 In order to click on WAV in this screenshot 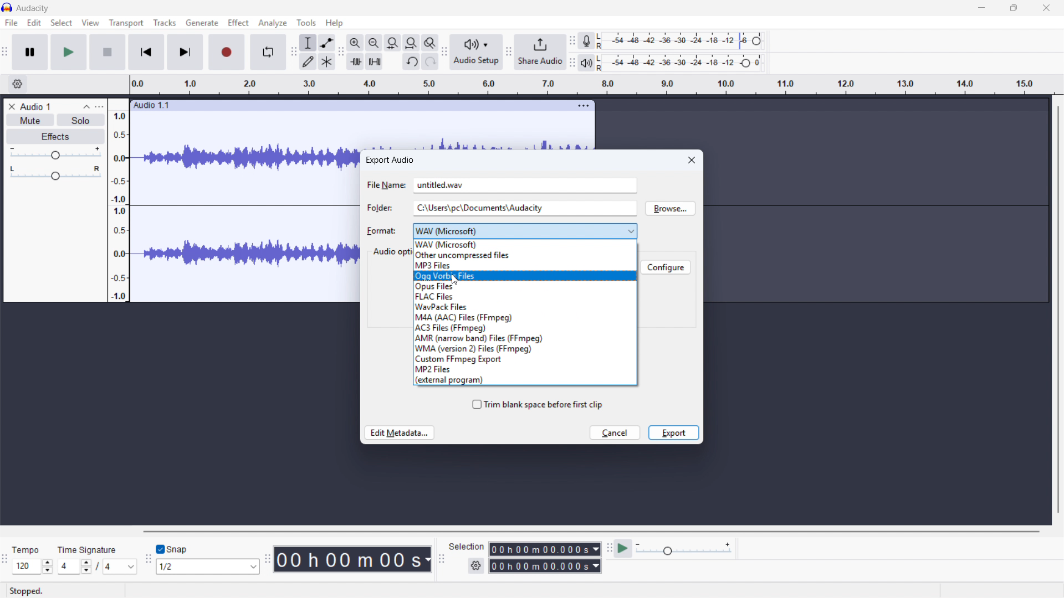, I will do `click(525, 244)`.